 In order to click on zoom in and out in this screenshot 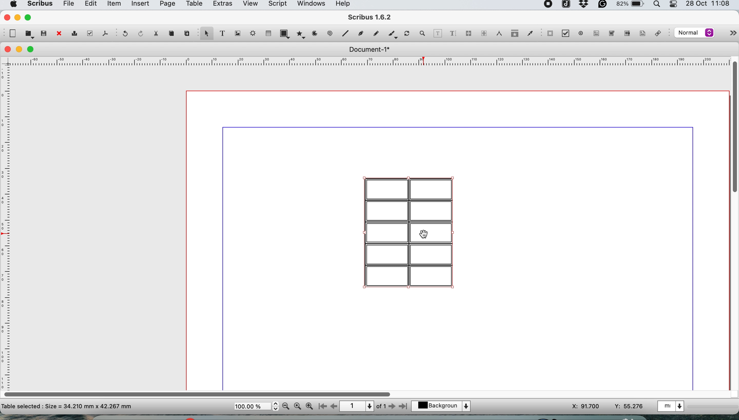, I will do `click(423, 33)`.